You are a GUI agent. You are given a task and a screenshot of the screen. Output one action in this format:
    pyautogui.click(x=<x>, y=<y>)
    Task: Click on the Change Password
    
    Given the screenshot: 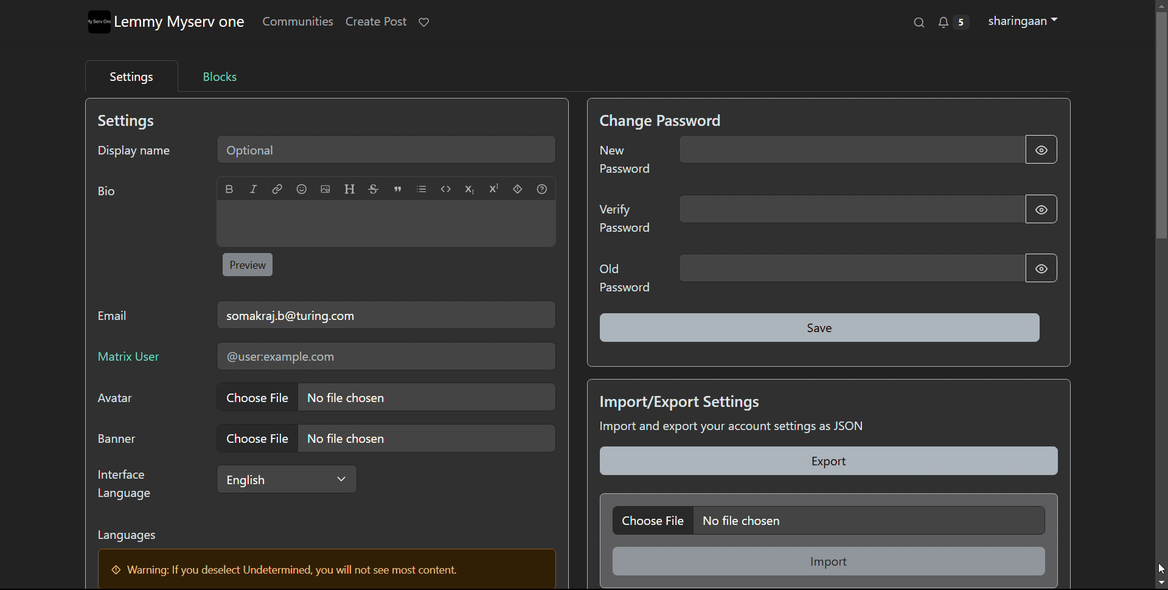 What is the action you would take?
    pyautogui.click(x=661, y=117)
    